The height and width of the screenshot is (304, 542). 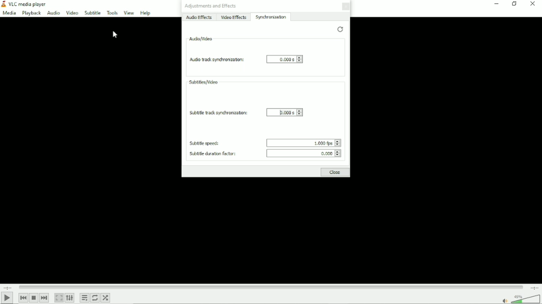 I want to click on Audio/video, so click(x=202, y=39).